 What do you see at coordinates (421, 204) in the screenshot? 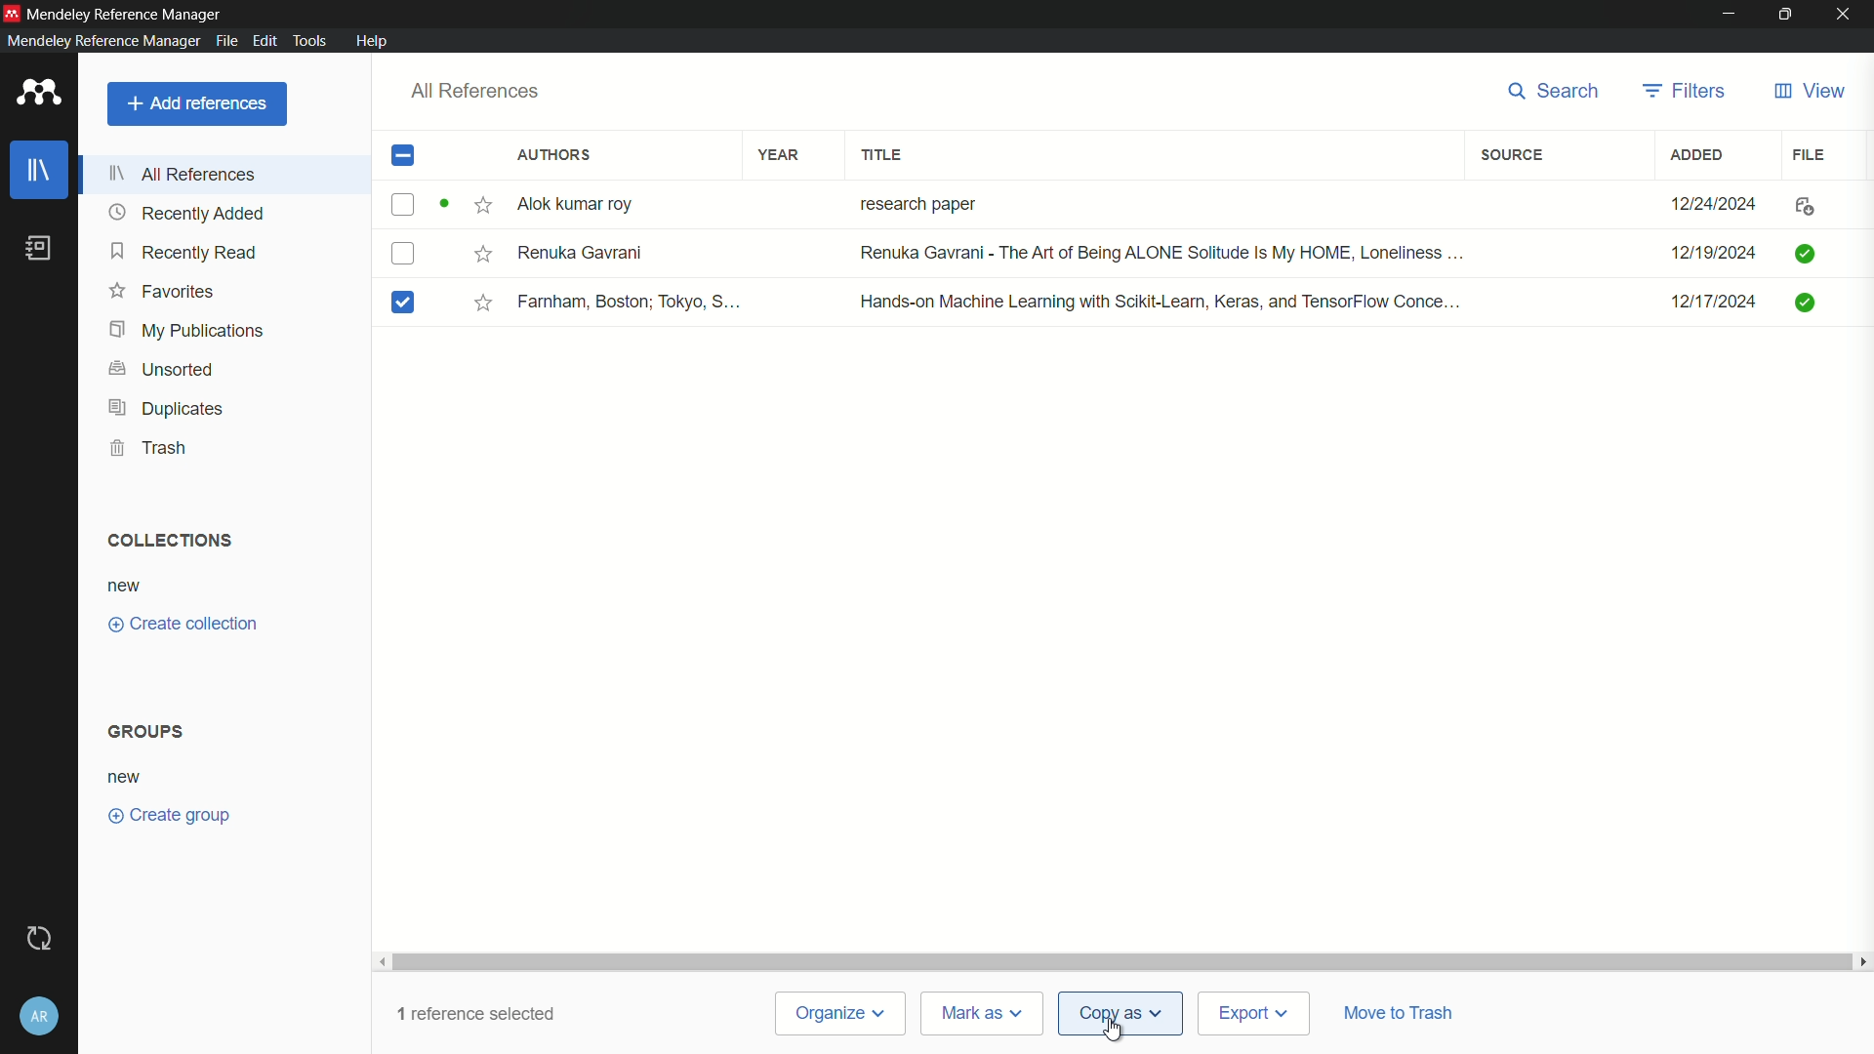
I see `Checkbox` at bounding box center [421, 204].